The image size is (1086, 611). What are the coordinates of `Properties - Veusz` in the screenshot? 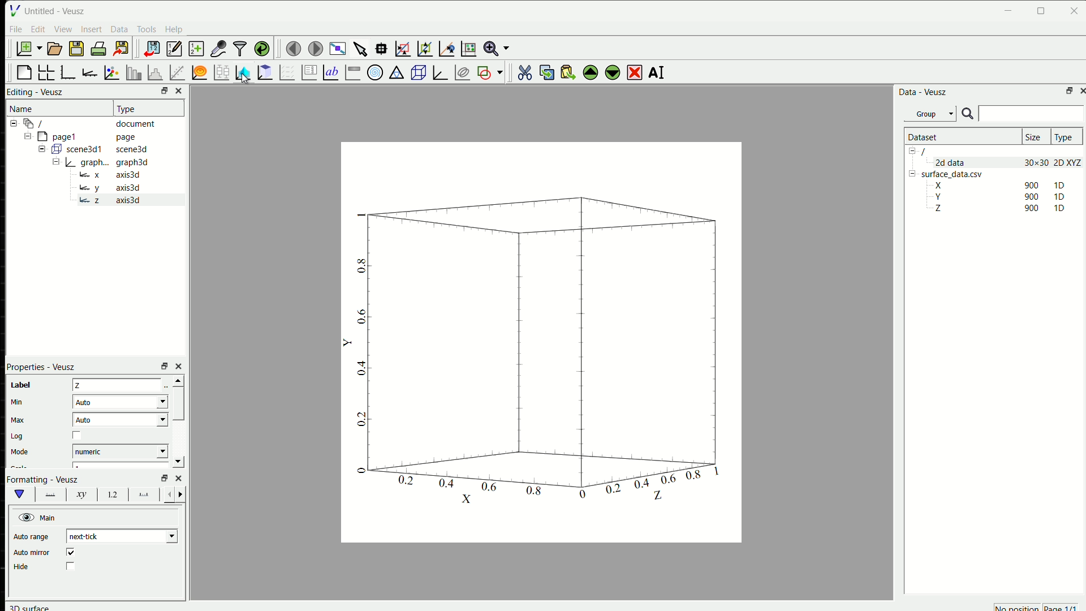 It's located at (42, 368).